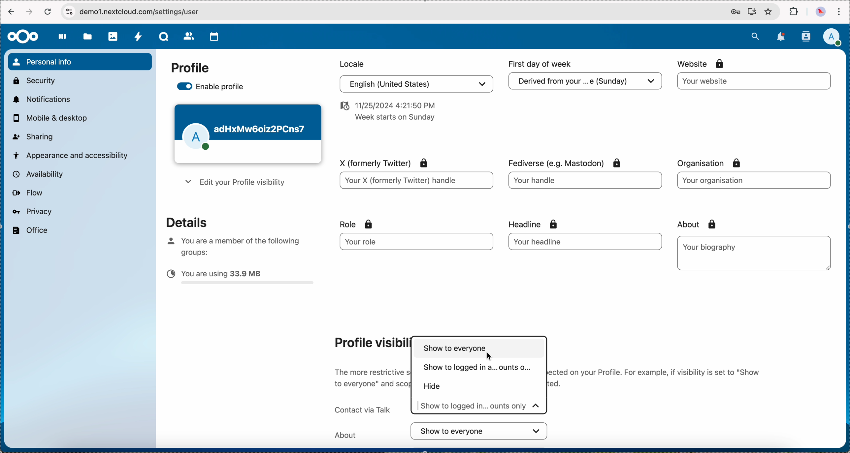  Describe the element at coordinates (22, 36) in the screenshot. I see `Nextcloud logo` at that location.